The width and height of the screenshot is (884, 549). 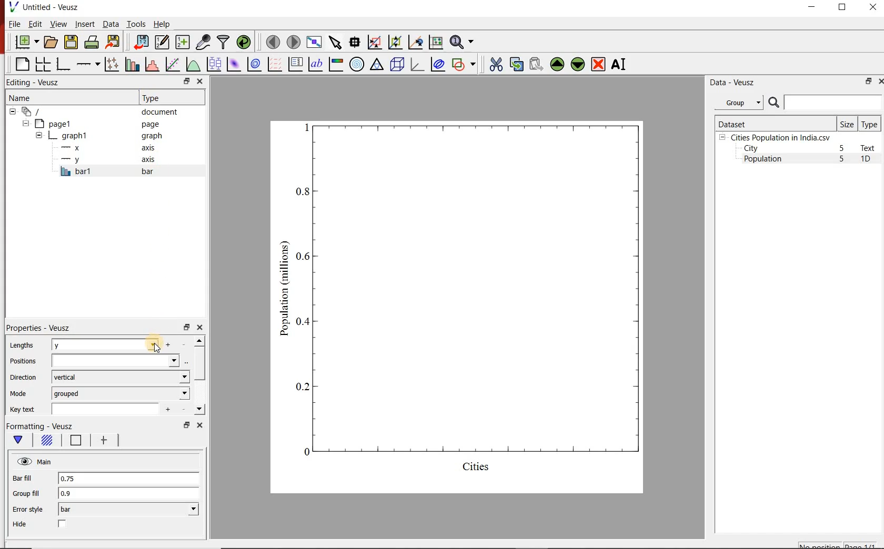 What do you see at coordinates (91, 43) in the screenshot?
I see `print the document` at bounding box center [91, 43].